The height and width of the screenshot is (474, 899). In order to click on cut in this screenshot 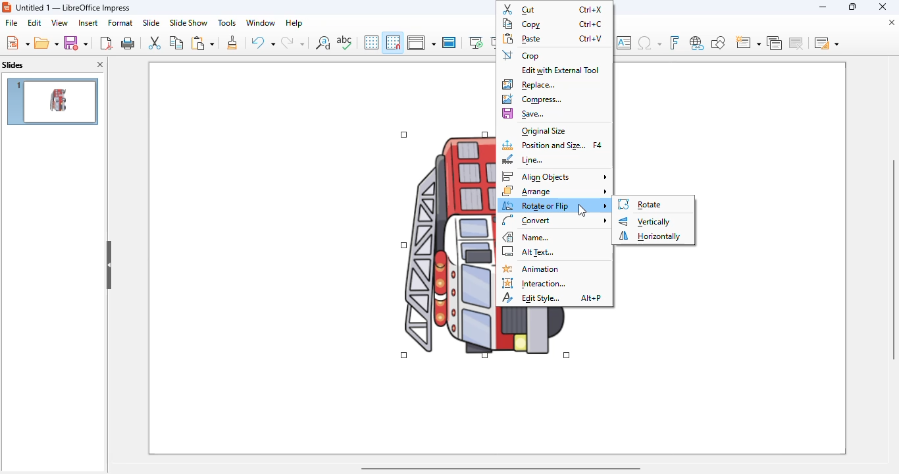, I will do `click(555, 9)`.